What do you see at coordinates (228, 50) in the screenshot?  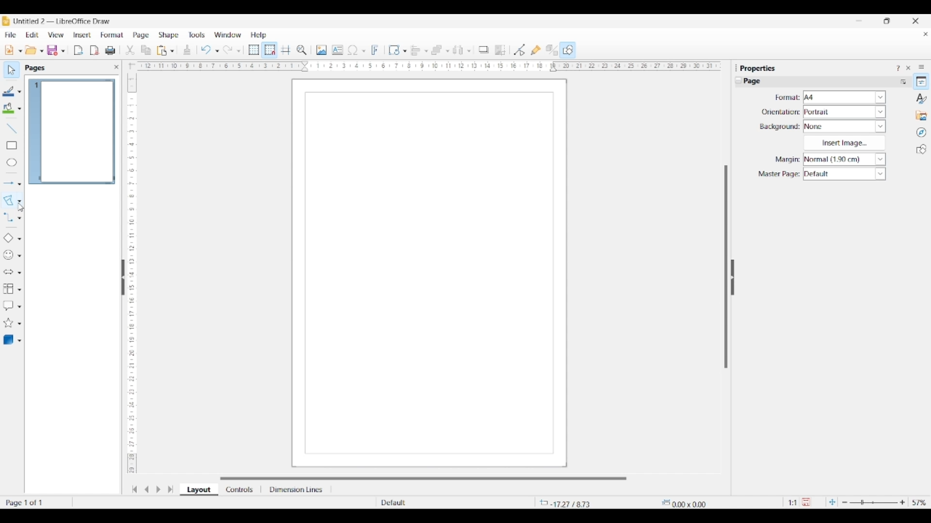 I see `Redo last action` at bounding box center [228, 50].